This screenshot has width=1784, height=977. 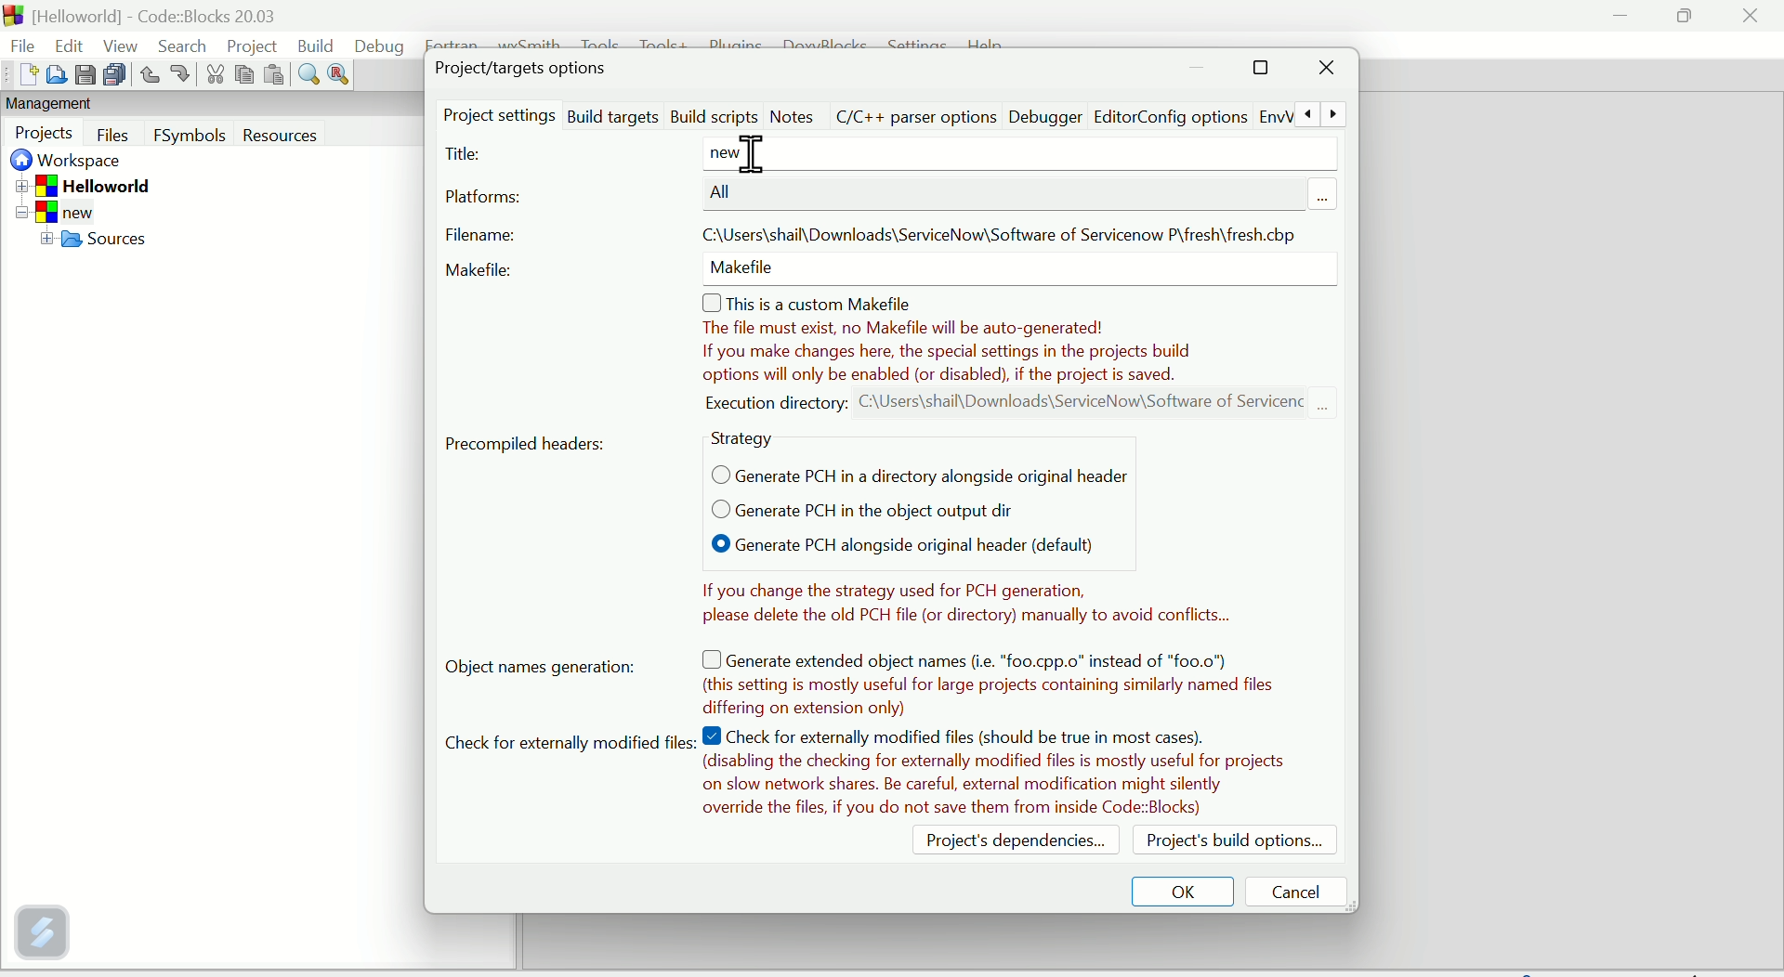 I want to click on Save, so click(x=86, y=74).